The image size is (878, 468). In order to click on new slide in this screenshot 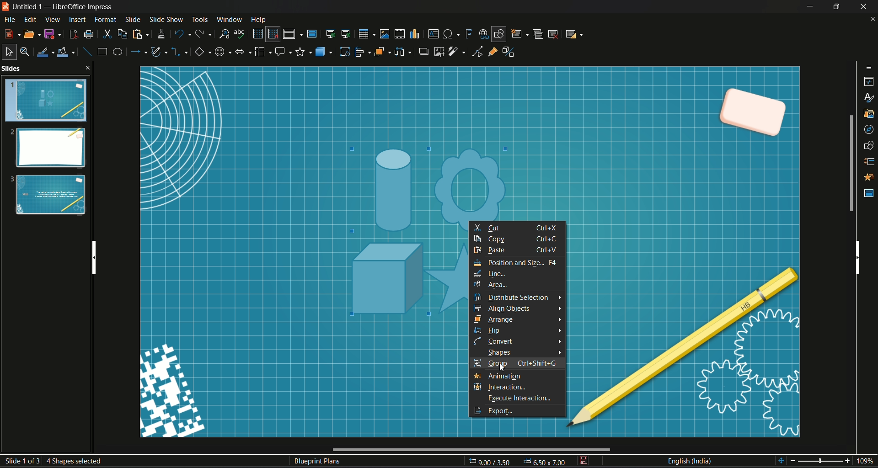, I will do `click(519, 34)`.